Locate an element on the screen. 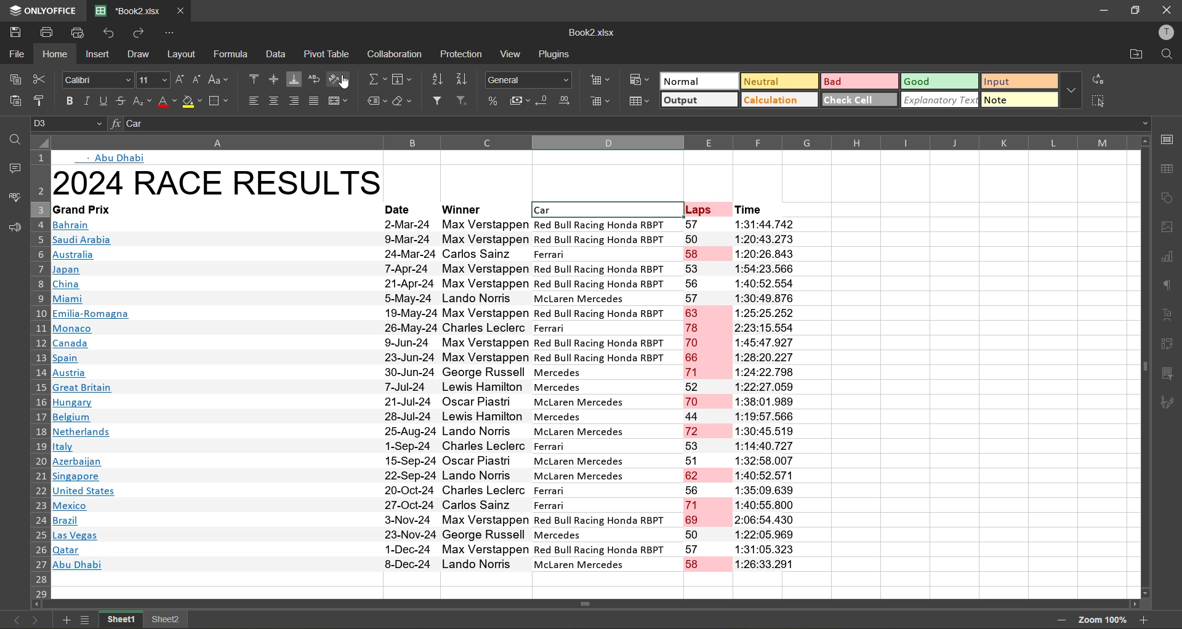 The image size is (1182, 629). strikethrough is located at coordinates (123, 102).